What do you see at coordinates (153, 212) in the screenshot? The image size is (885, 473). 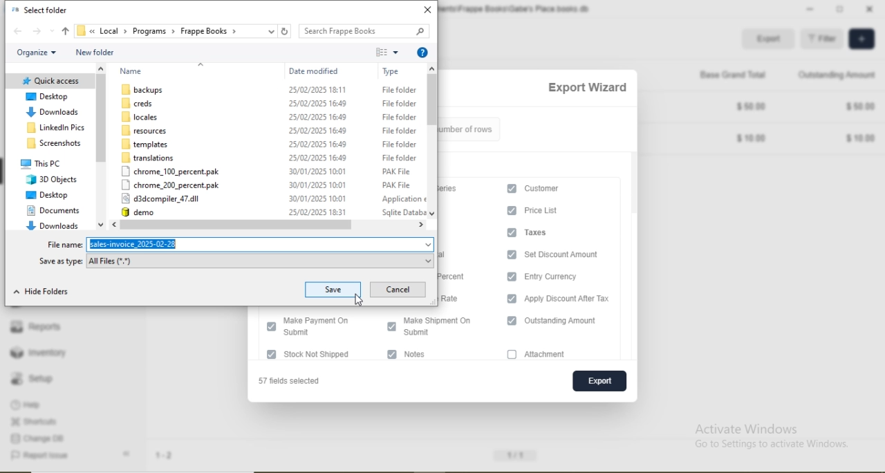 I see `3 demo` at bounding box center [153, 212].